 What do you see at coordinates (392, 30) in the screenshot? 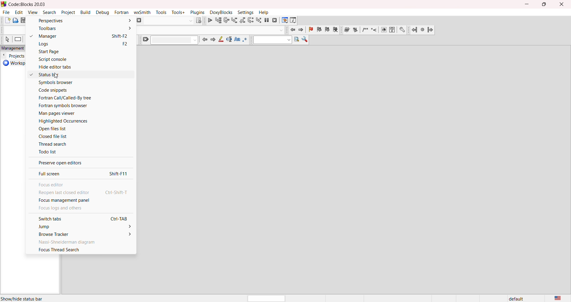
I see `HTML help` at bounding box center [392, 30].